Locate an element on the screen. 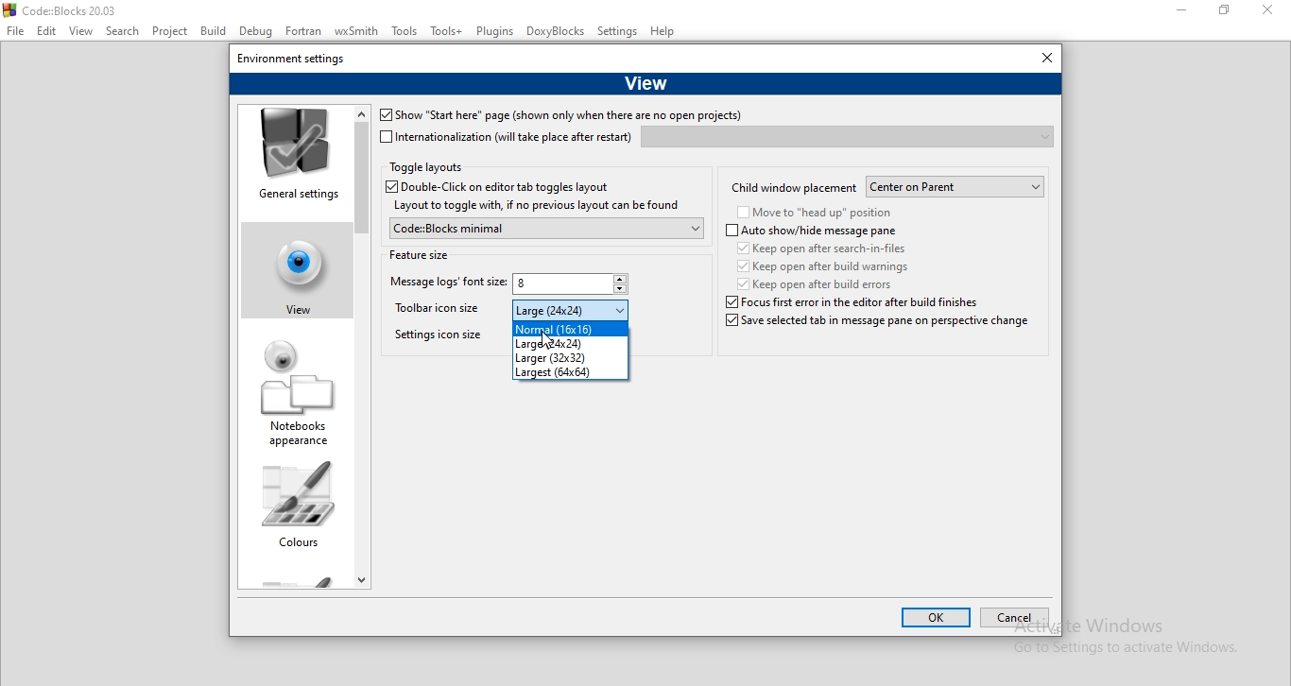 The image size is (1291, 686). Tools is located at coordinates (406, 34).